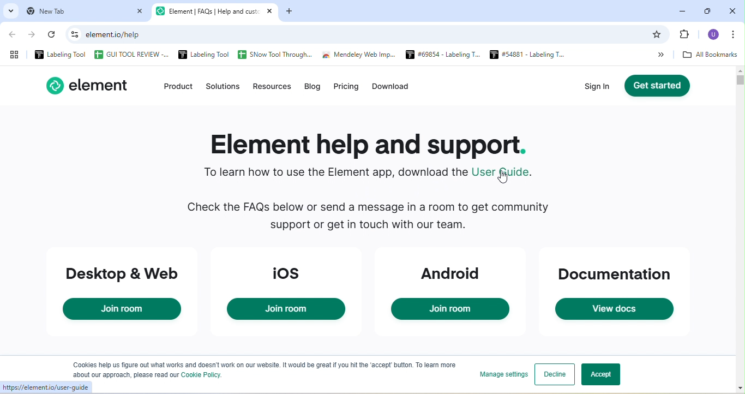 The width and height of the screenshot is (745, 394). What do you see at coordinates (396, 145) in the screenshot?
I see `Element help and support.` at bounding box center [396, 145].